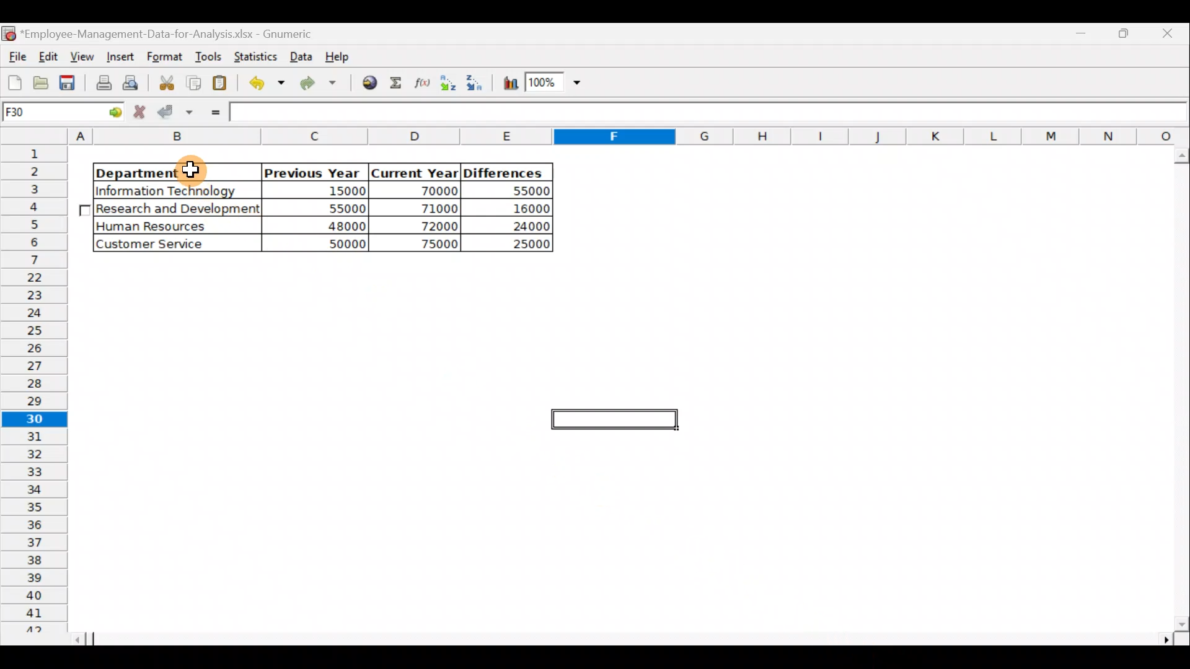 This screenshot has height=669, width=1190. Describe the element at coordinates (119, 56) in the screenshot. I see `Insert` at that location.